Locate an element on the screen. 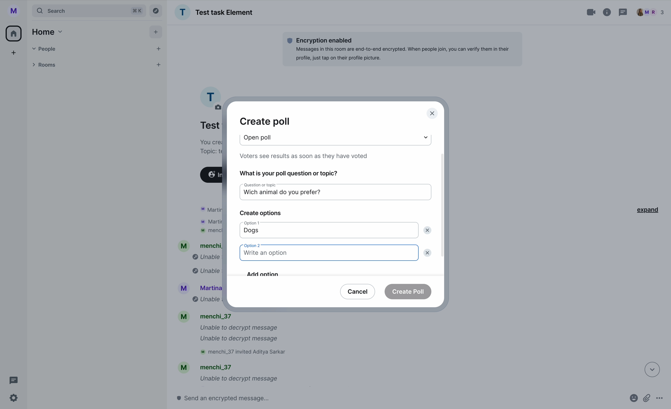 The height and width of the screenshot is (409, 671). create poll button is located at coordinates (408, 291).